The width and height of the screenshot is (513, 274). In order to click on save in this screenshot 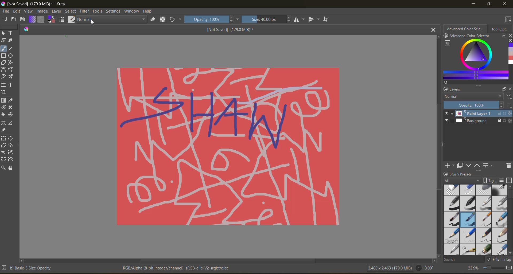, I will do `click(22, 19)`.